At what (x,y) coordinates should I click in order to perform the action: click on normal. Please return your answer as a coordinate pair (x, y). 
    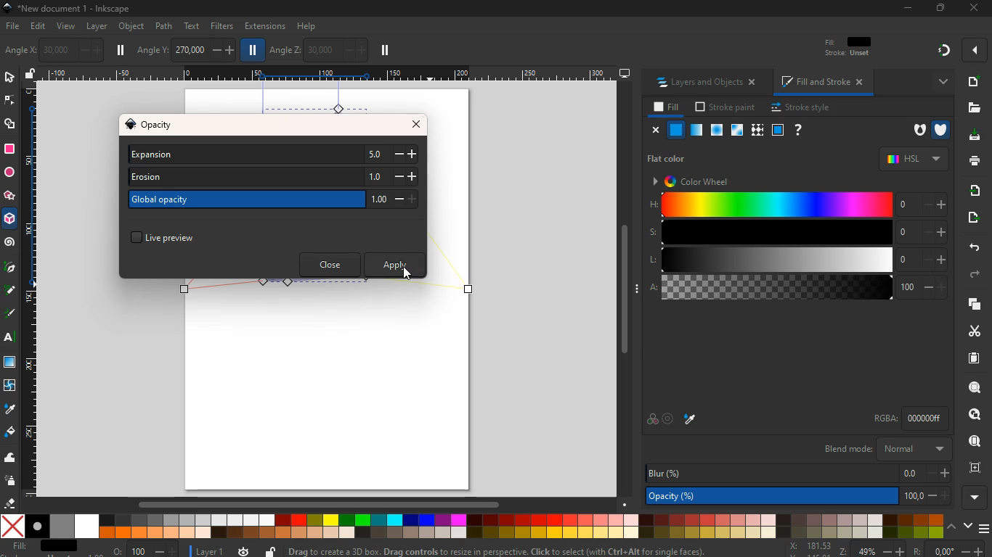
    Looking at the image, I should click on (677, 131).